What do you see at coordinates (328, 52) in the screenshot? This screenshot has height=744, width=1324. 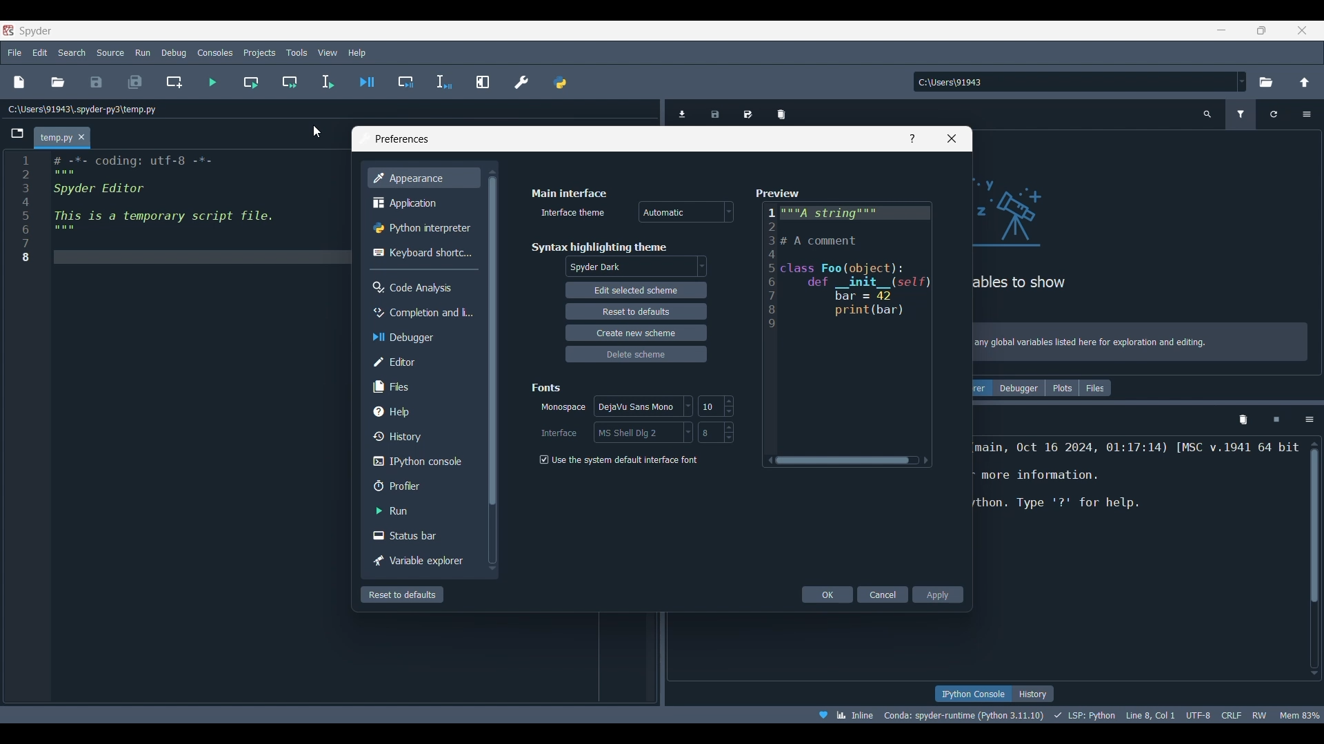 I see `View menu` at bounding box center [328, 52].